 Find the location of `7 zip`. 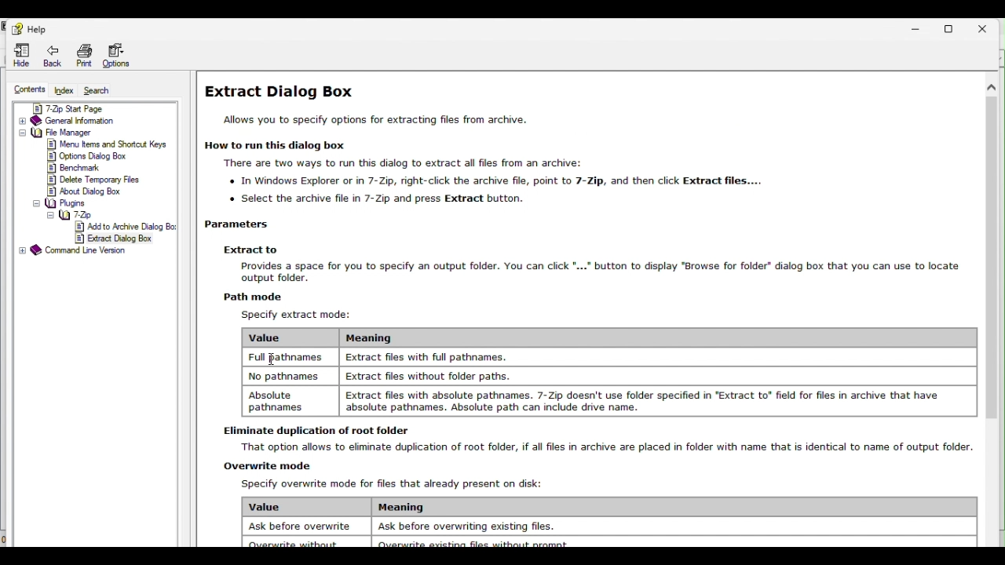

7 zip is located at coordinates (100, 214).